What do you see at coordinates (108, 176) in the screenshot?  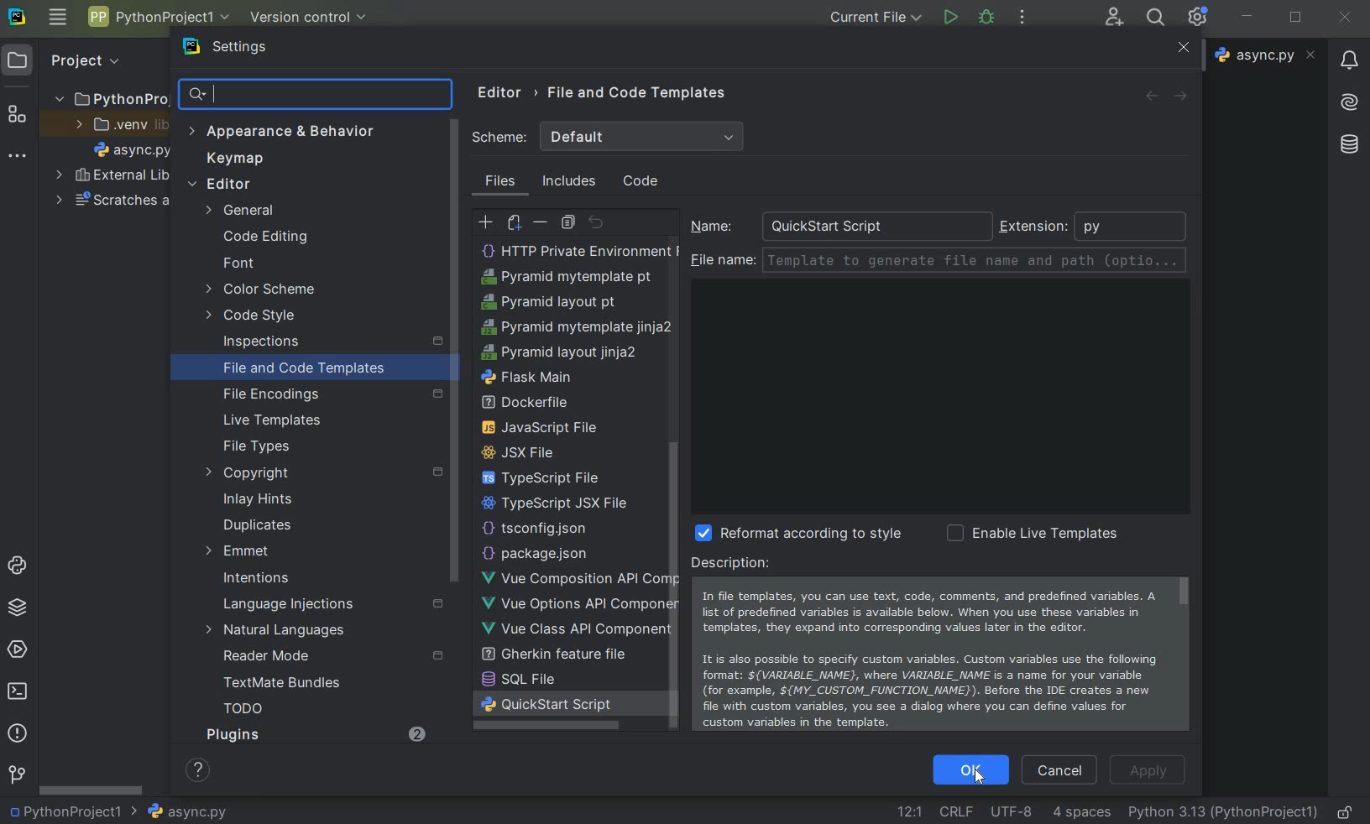 I see `external libraries` at bounding box center [108, 176].